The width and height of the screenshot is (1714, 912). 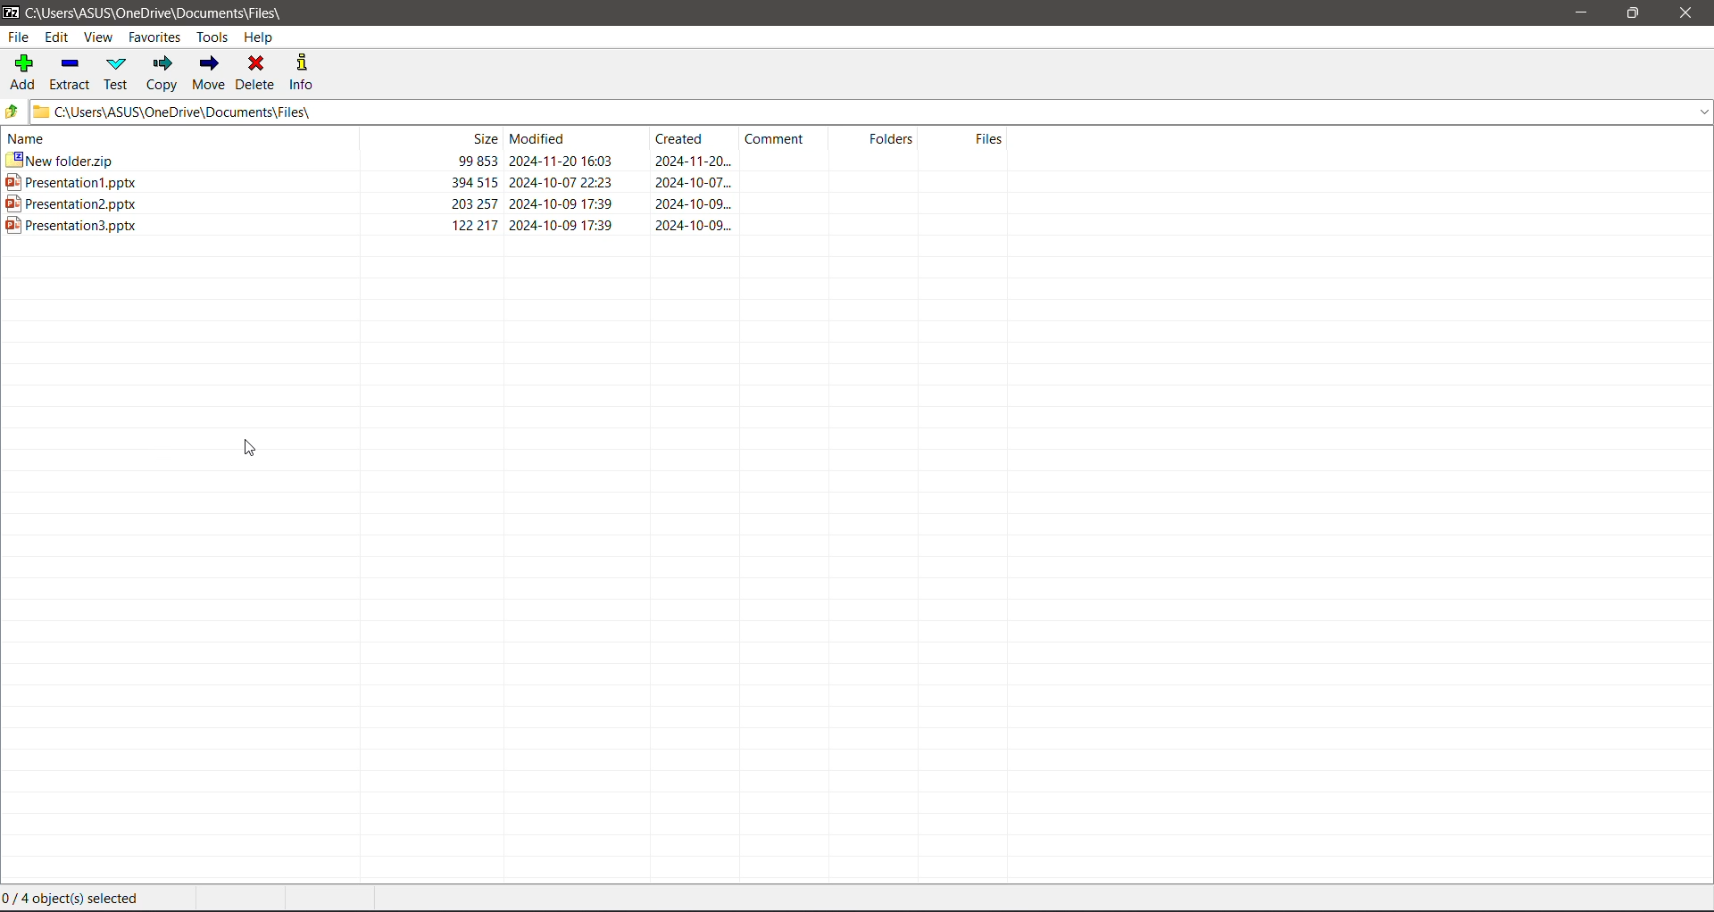 I want to click on Delete, so click(x=258, y=74).